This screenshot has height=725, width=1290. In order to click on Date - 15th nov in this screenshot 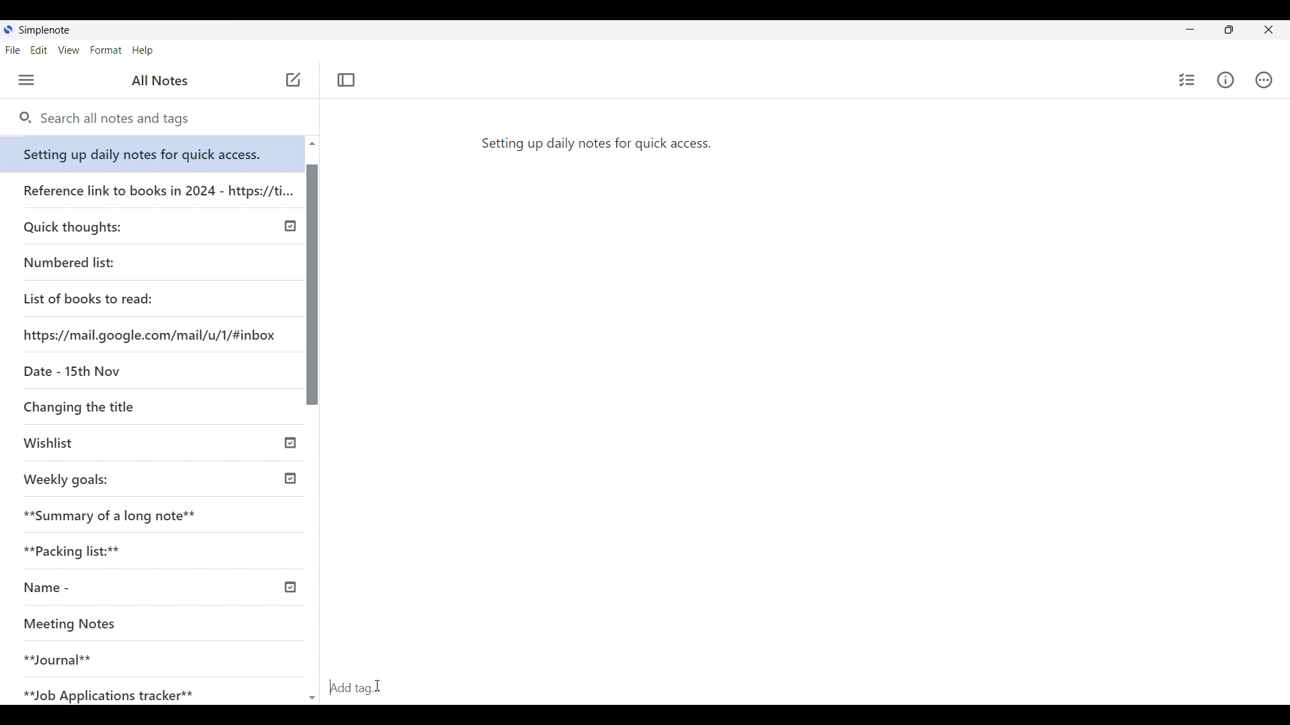, I will do `click(69, 370)`.